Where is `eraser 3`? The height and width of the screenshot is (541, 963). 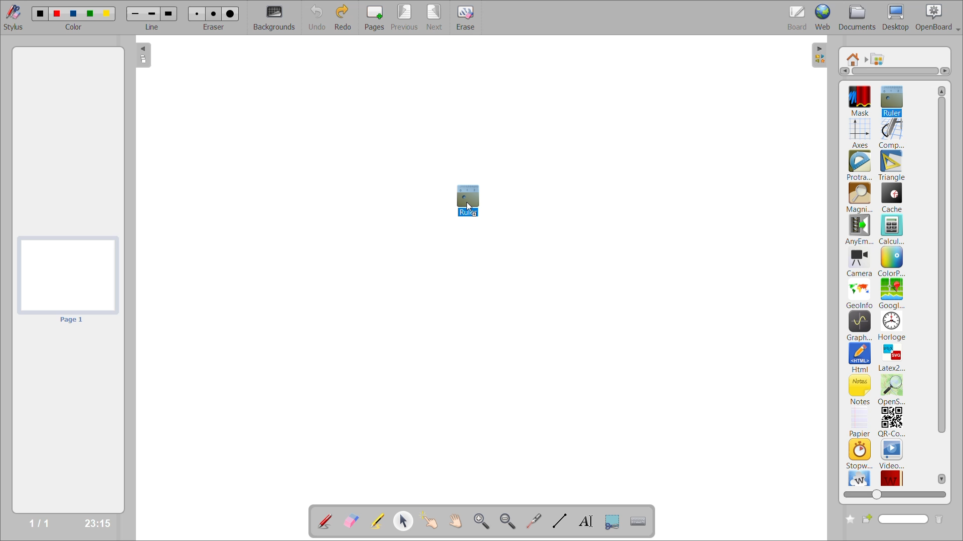
eraser 3 is located at coordinates (230, 13).